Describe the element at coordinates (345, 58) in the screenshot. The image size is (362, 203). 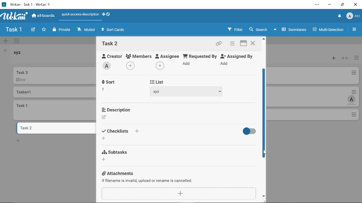
I see `Collapse` at that location.